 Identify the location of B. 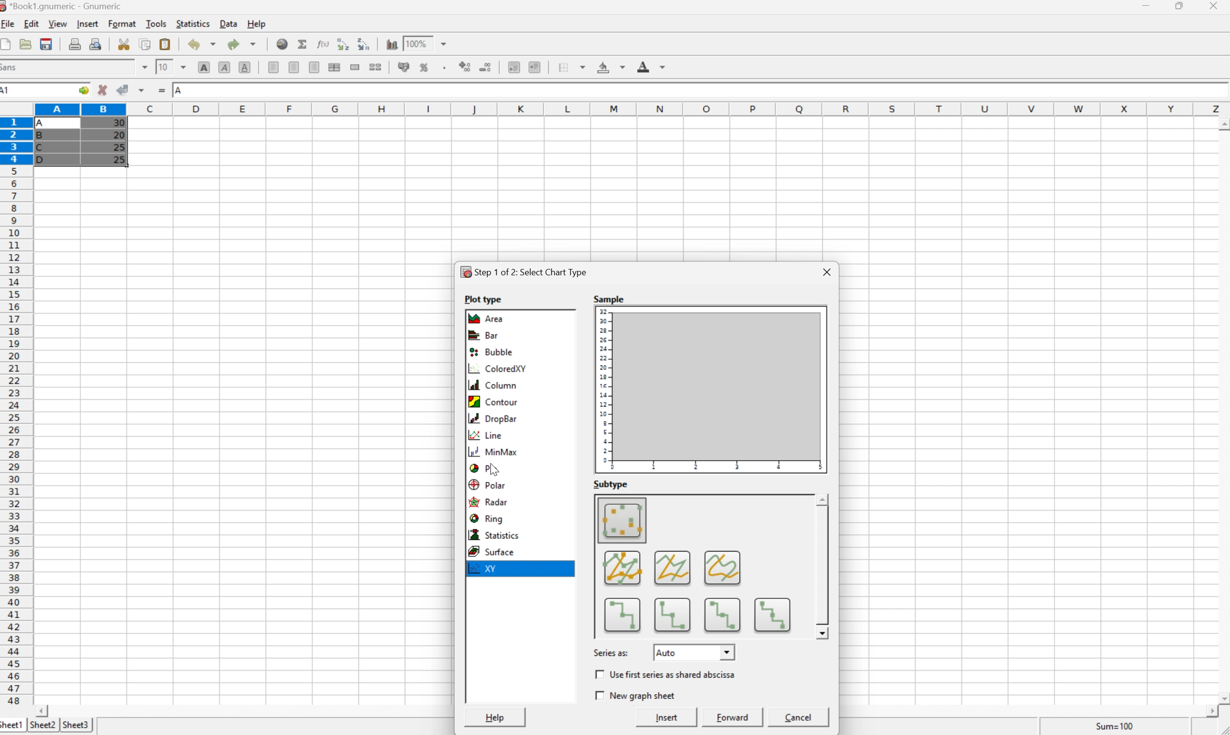
(43, 137).